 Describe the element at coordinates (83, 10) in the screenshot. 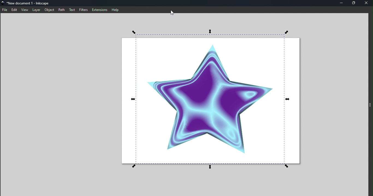

I see `Filters` at that location.